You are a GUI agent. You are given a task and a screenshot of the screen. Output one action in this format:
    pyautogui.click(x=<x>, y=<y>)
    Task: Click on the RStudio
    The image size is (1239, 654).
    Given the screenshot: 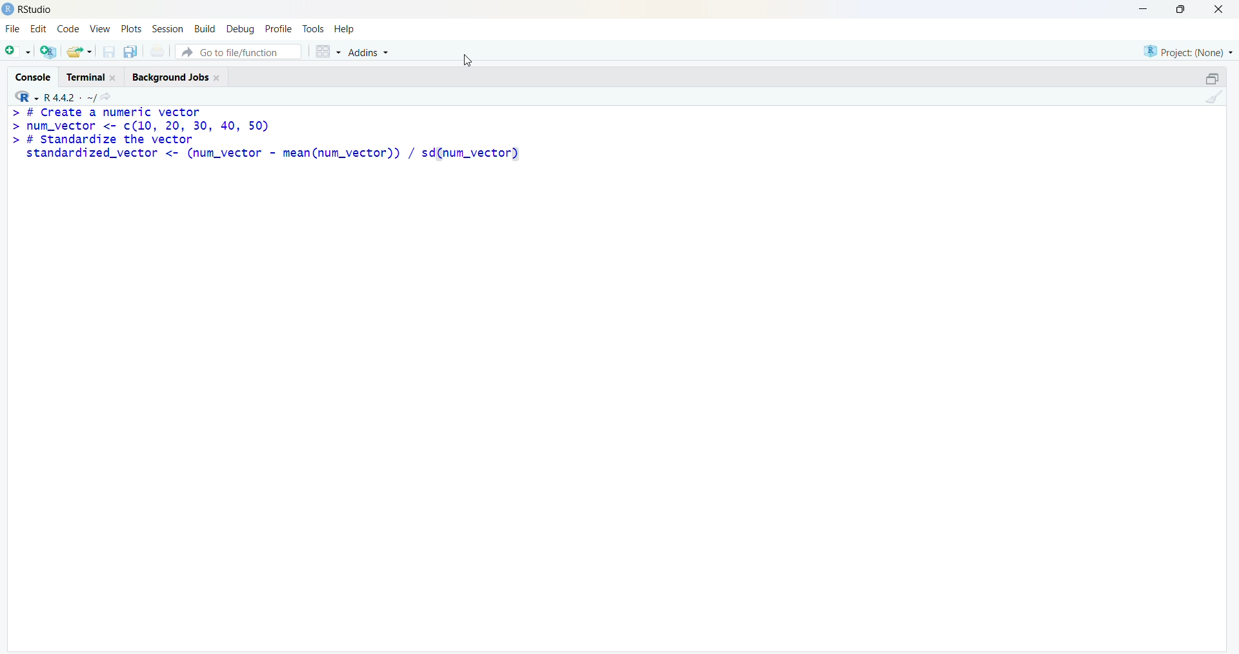 What is the action you would take?
    pyautogui.click(x=37, y=10)
    